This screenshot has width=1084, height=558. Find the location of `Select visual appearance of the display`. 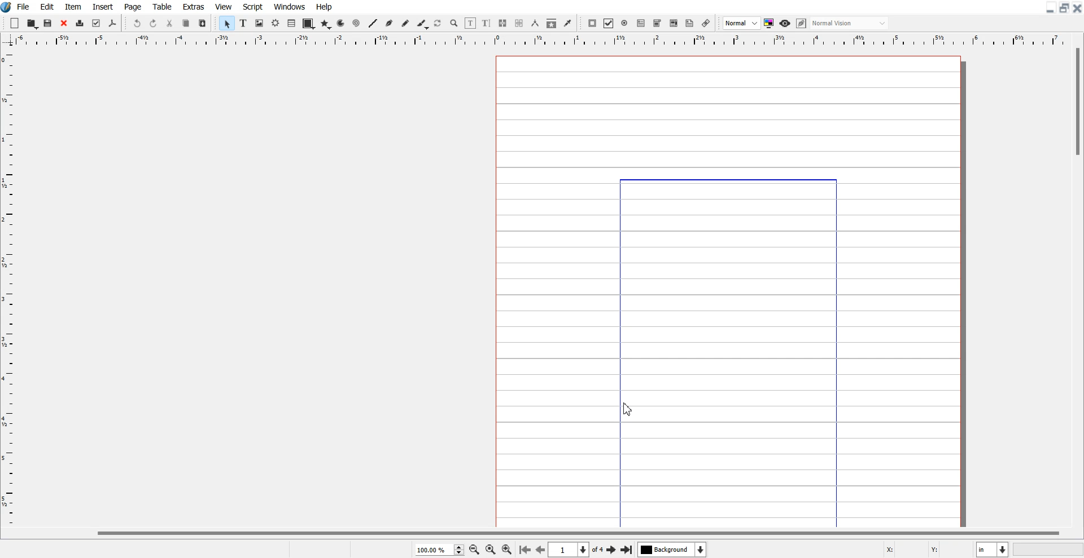

Select visual appearance of the display is located at coordinates (850, 24).